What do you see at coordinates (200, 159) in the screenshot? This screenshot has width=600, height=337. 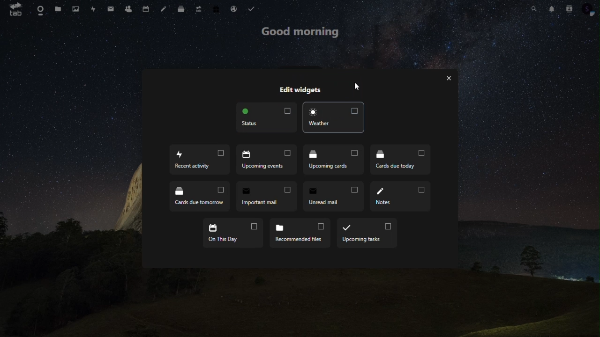 I see `recent activity` at bounding box center [200, 159].